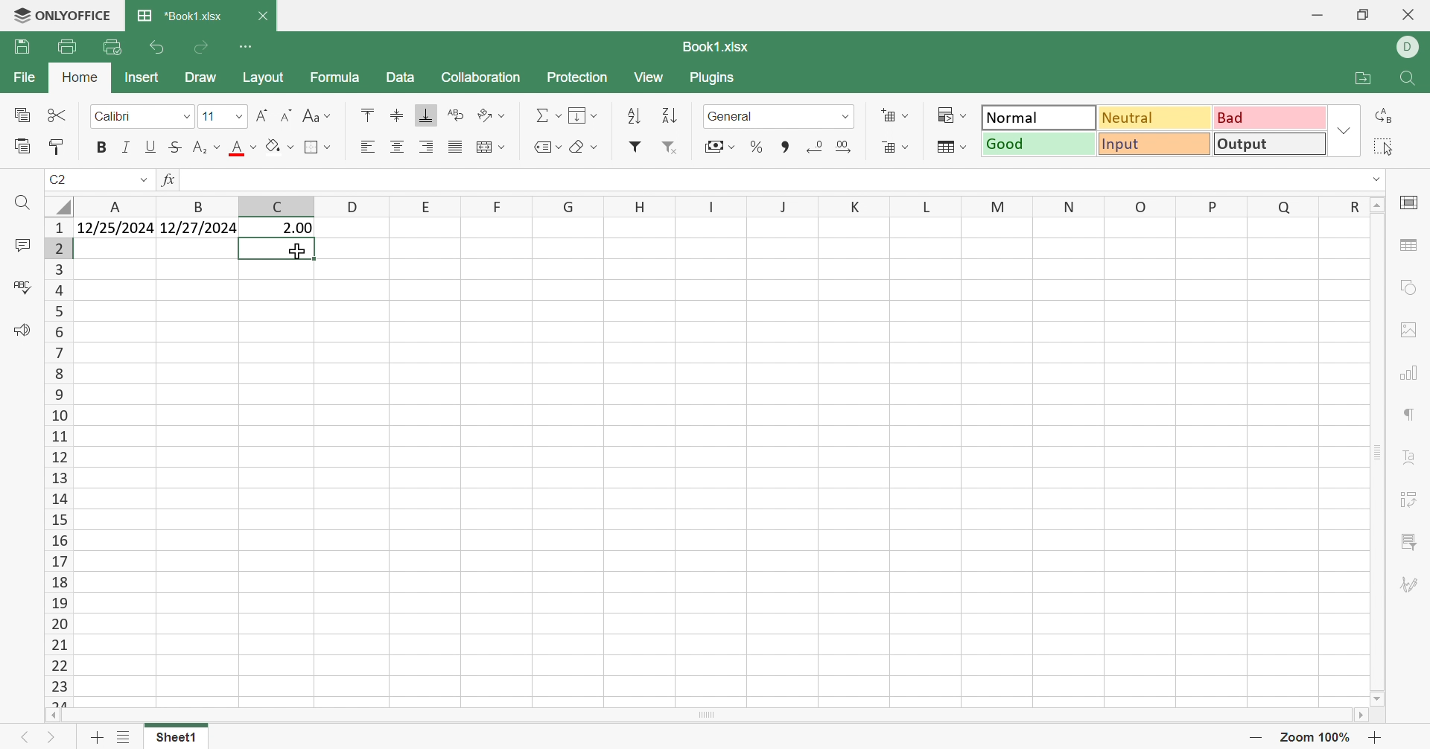 The height and width of the screenshot is (749, 1430). What do you see at coordinates (1411, 585) in the screenshot?
I see `Signature settings` at bounding box center [1411, 585].